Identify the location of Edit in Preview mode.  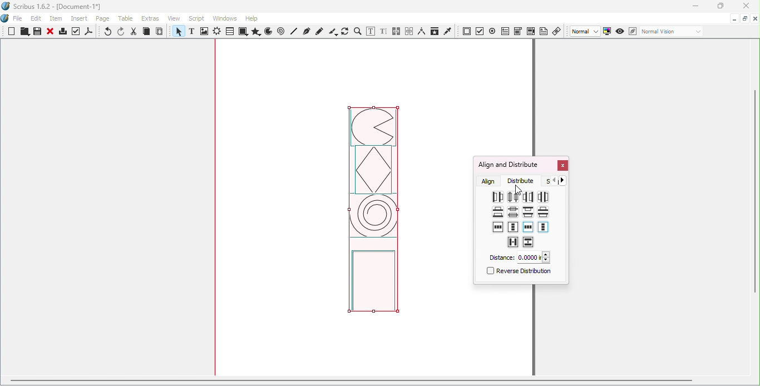
(632, 31).